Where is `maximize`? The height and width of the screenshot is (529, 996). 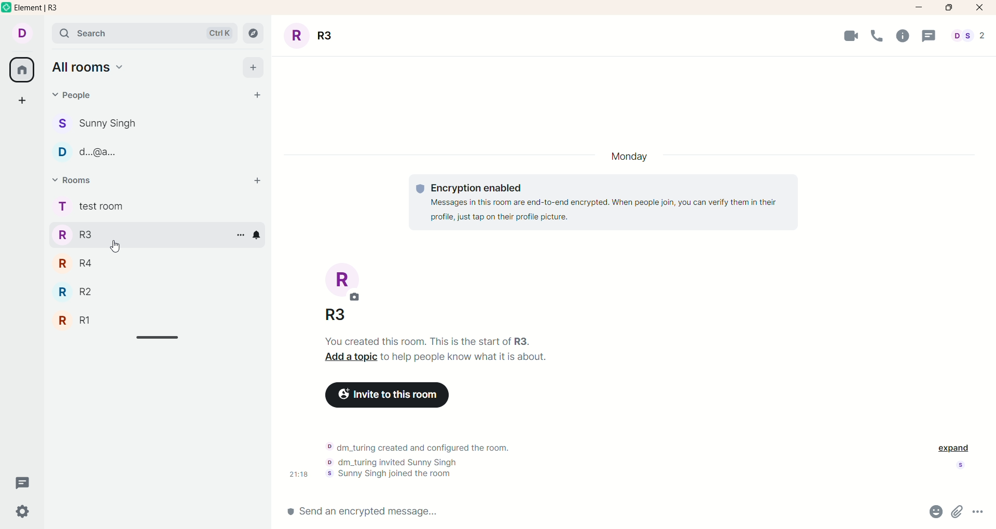
maximize is located at coordinates (947, 8).